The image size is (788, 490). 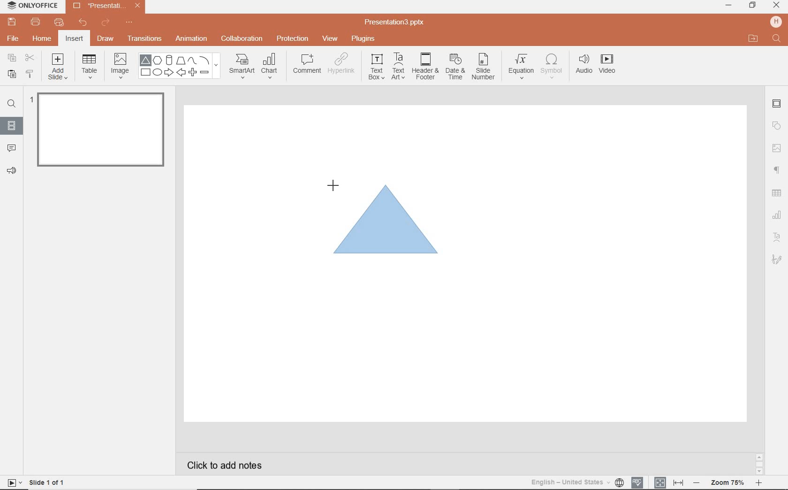 What do you see at coordinates (13, 170) in the screenshot?
I see `FEEDBACK & SUPPORT` at bounding box center [13, 170].